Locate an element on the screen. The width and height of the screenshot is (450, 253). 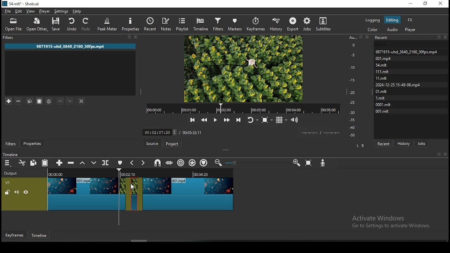
view is located at coordinates (31, 12).